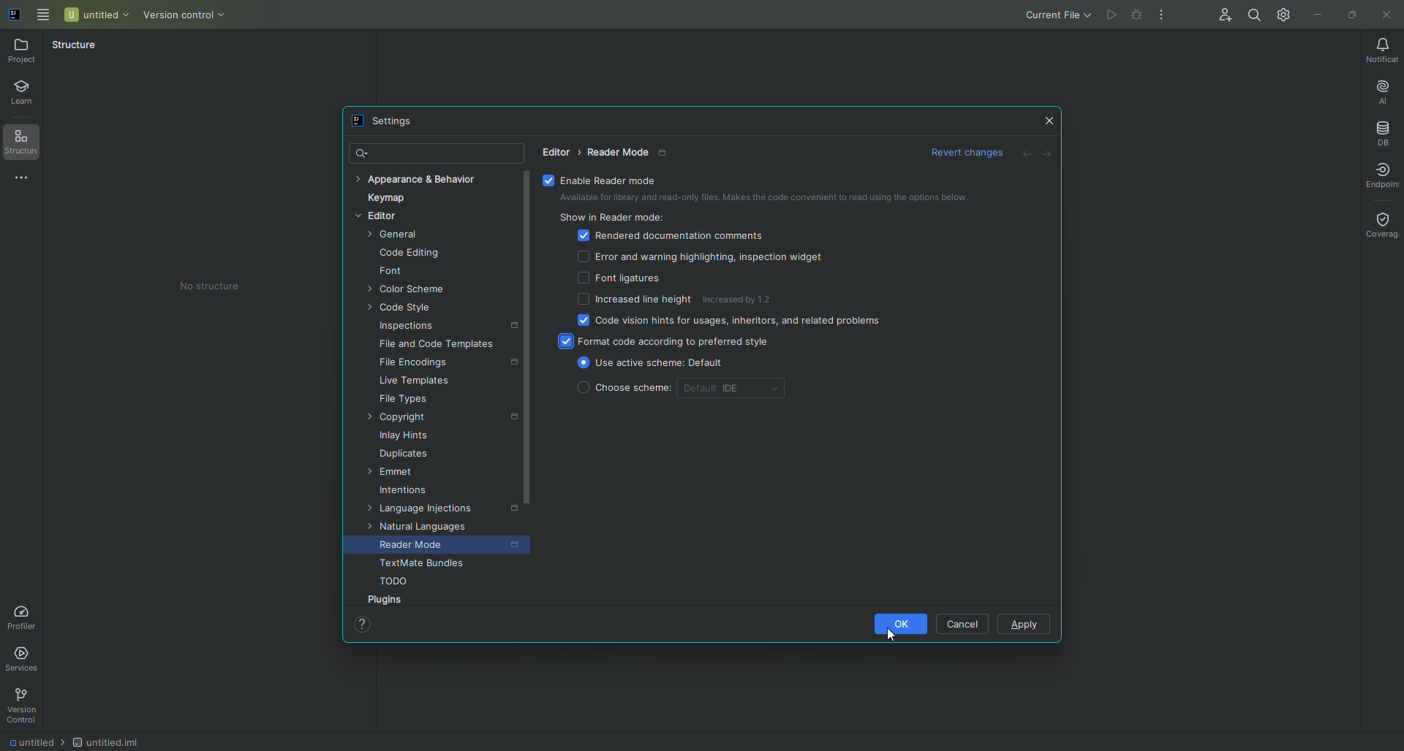  What do you see at coordinates (415, 565) in the screenshot?
I see `Textmate bundles` at bounding box center [415, 565].